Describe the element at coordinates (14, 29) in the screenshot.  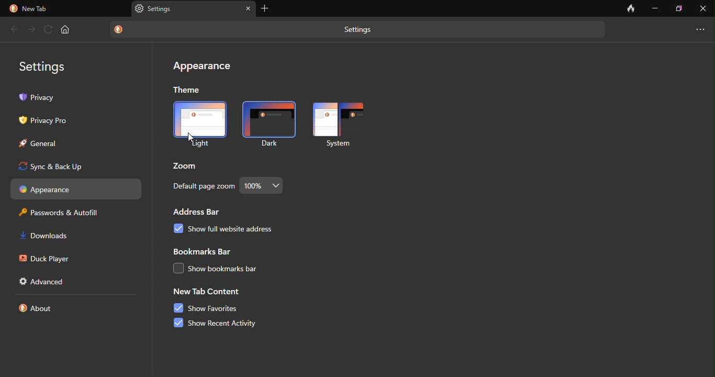
I see `back` at that location.